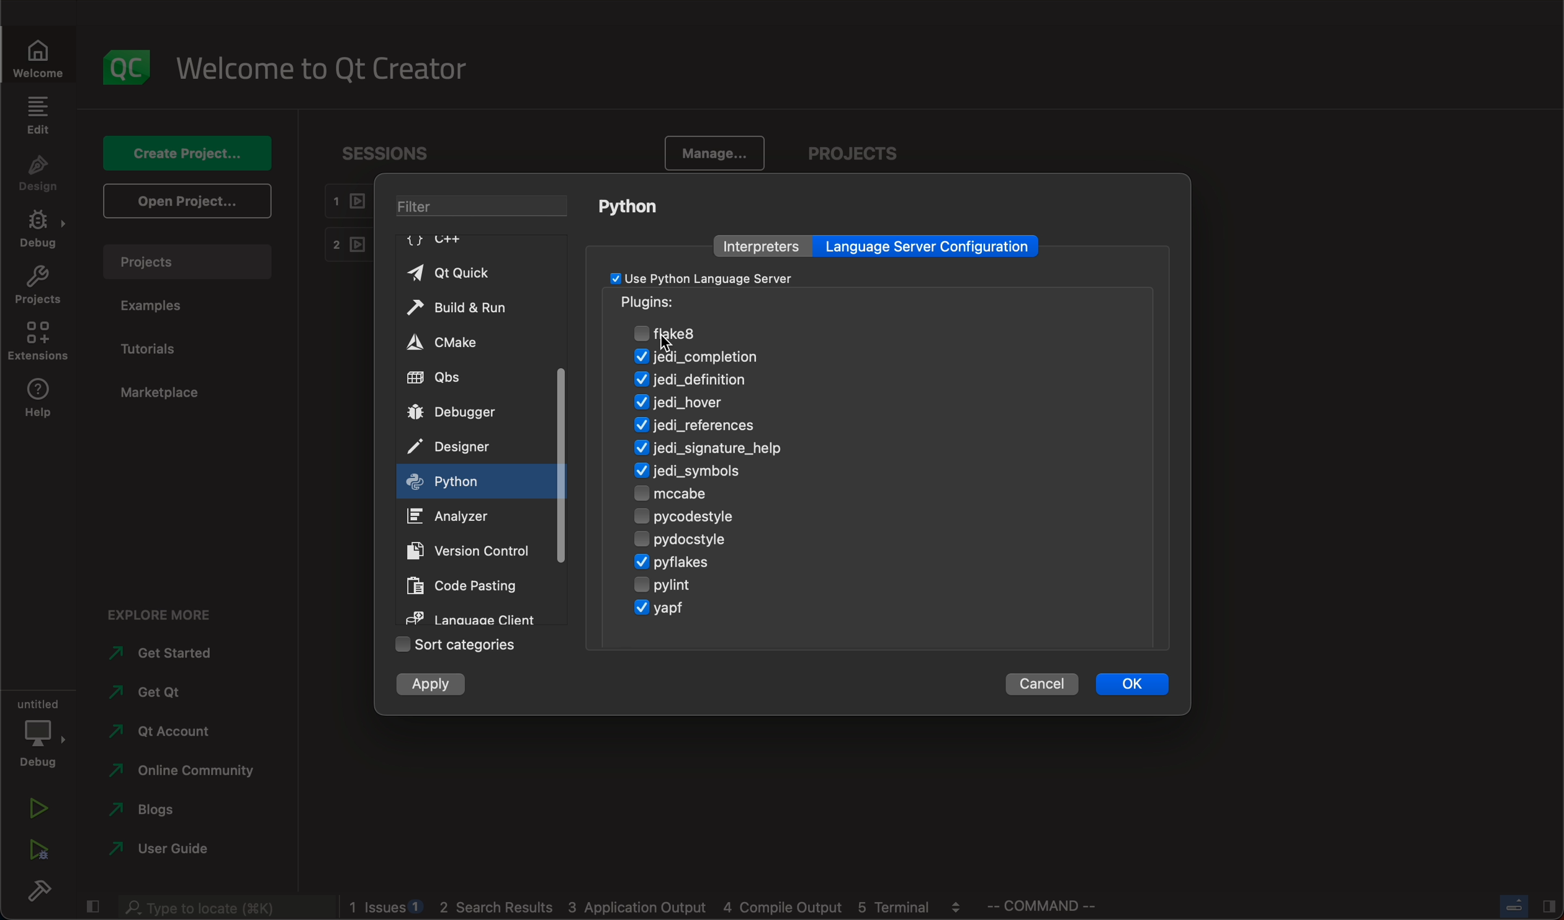  I want to click on welcome, so click(326, 68).